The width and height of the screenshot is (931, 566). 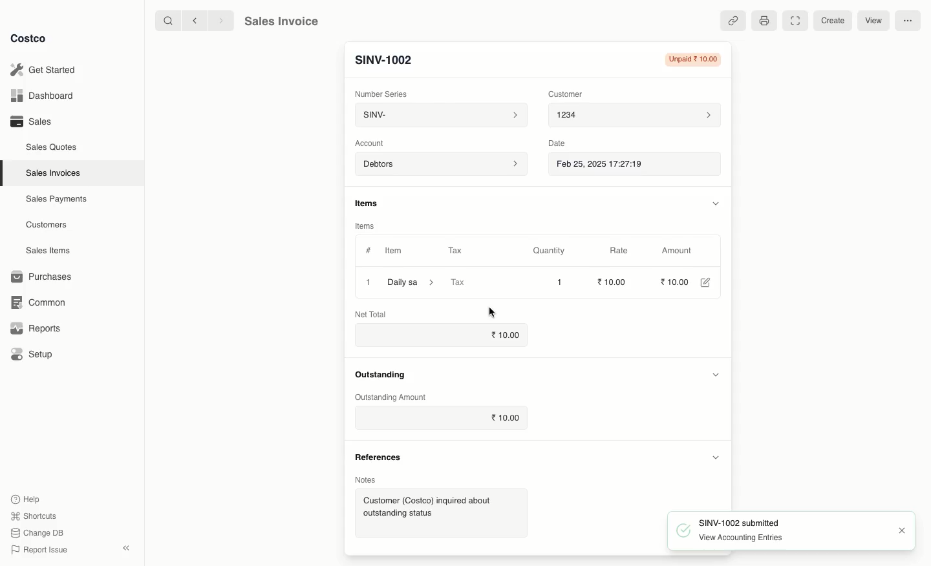 What do you see at coordinates (440, 165) in the screenshot?
I see `Debtors` at bounding box center [440, 165].